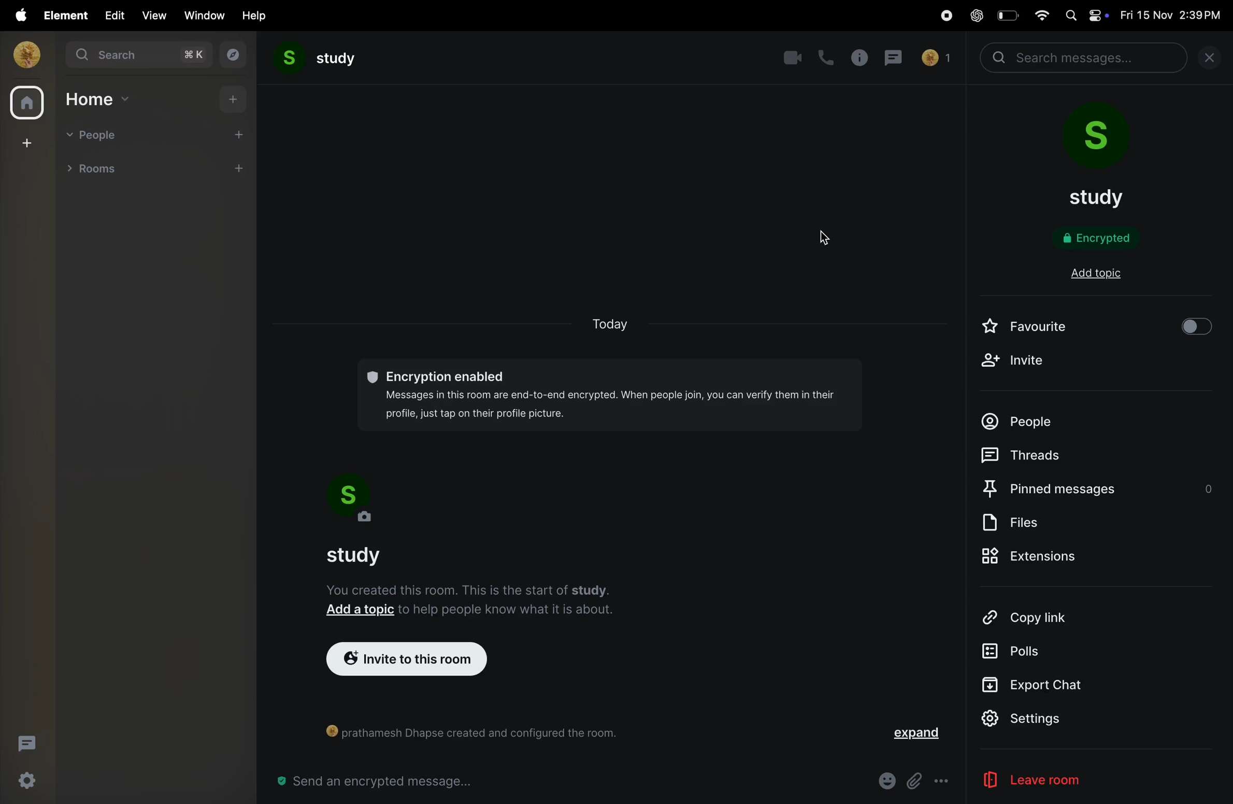 This screenshot has width=1233, height=804. What do you see at coordinates (1092, 486) in the screenshot?
I see `pinned messages` at bounding box center [1092, 486].